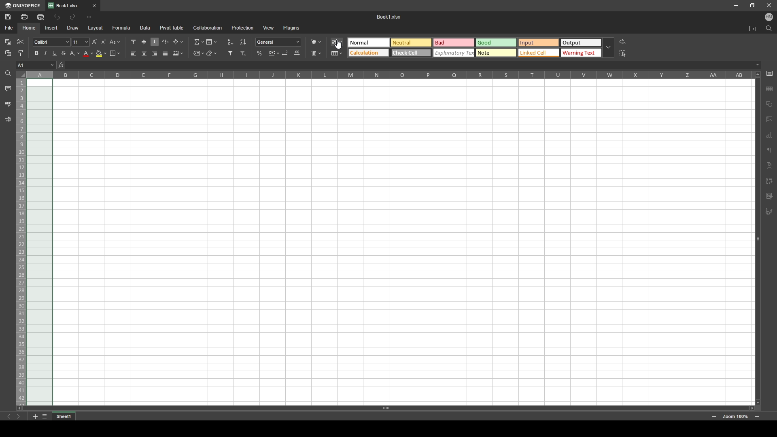 This screenshot has width=777, height=437. What do you see at coordinates (286, 53) in the screenshot?
I see `decrease decimal` at bounding box center [286, 53].